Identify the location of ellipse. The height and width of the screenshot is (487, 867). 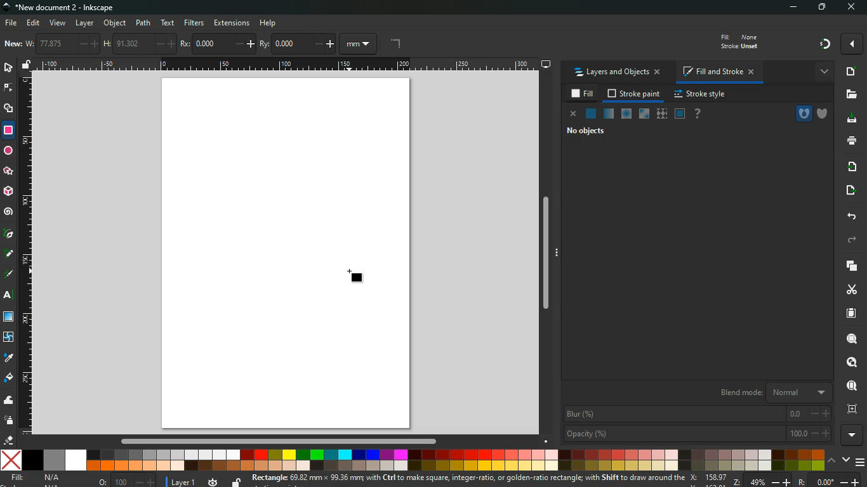
(7, 150).